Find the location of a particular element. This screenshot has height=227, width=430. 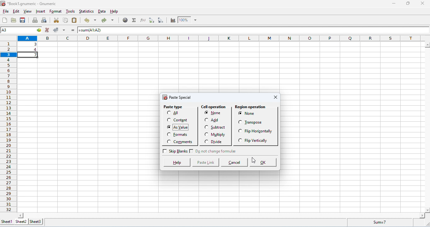

save is located at coordinates (23, 20).